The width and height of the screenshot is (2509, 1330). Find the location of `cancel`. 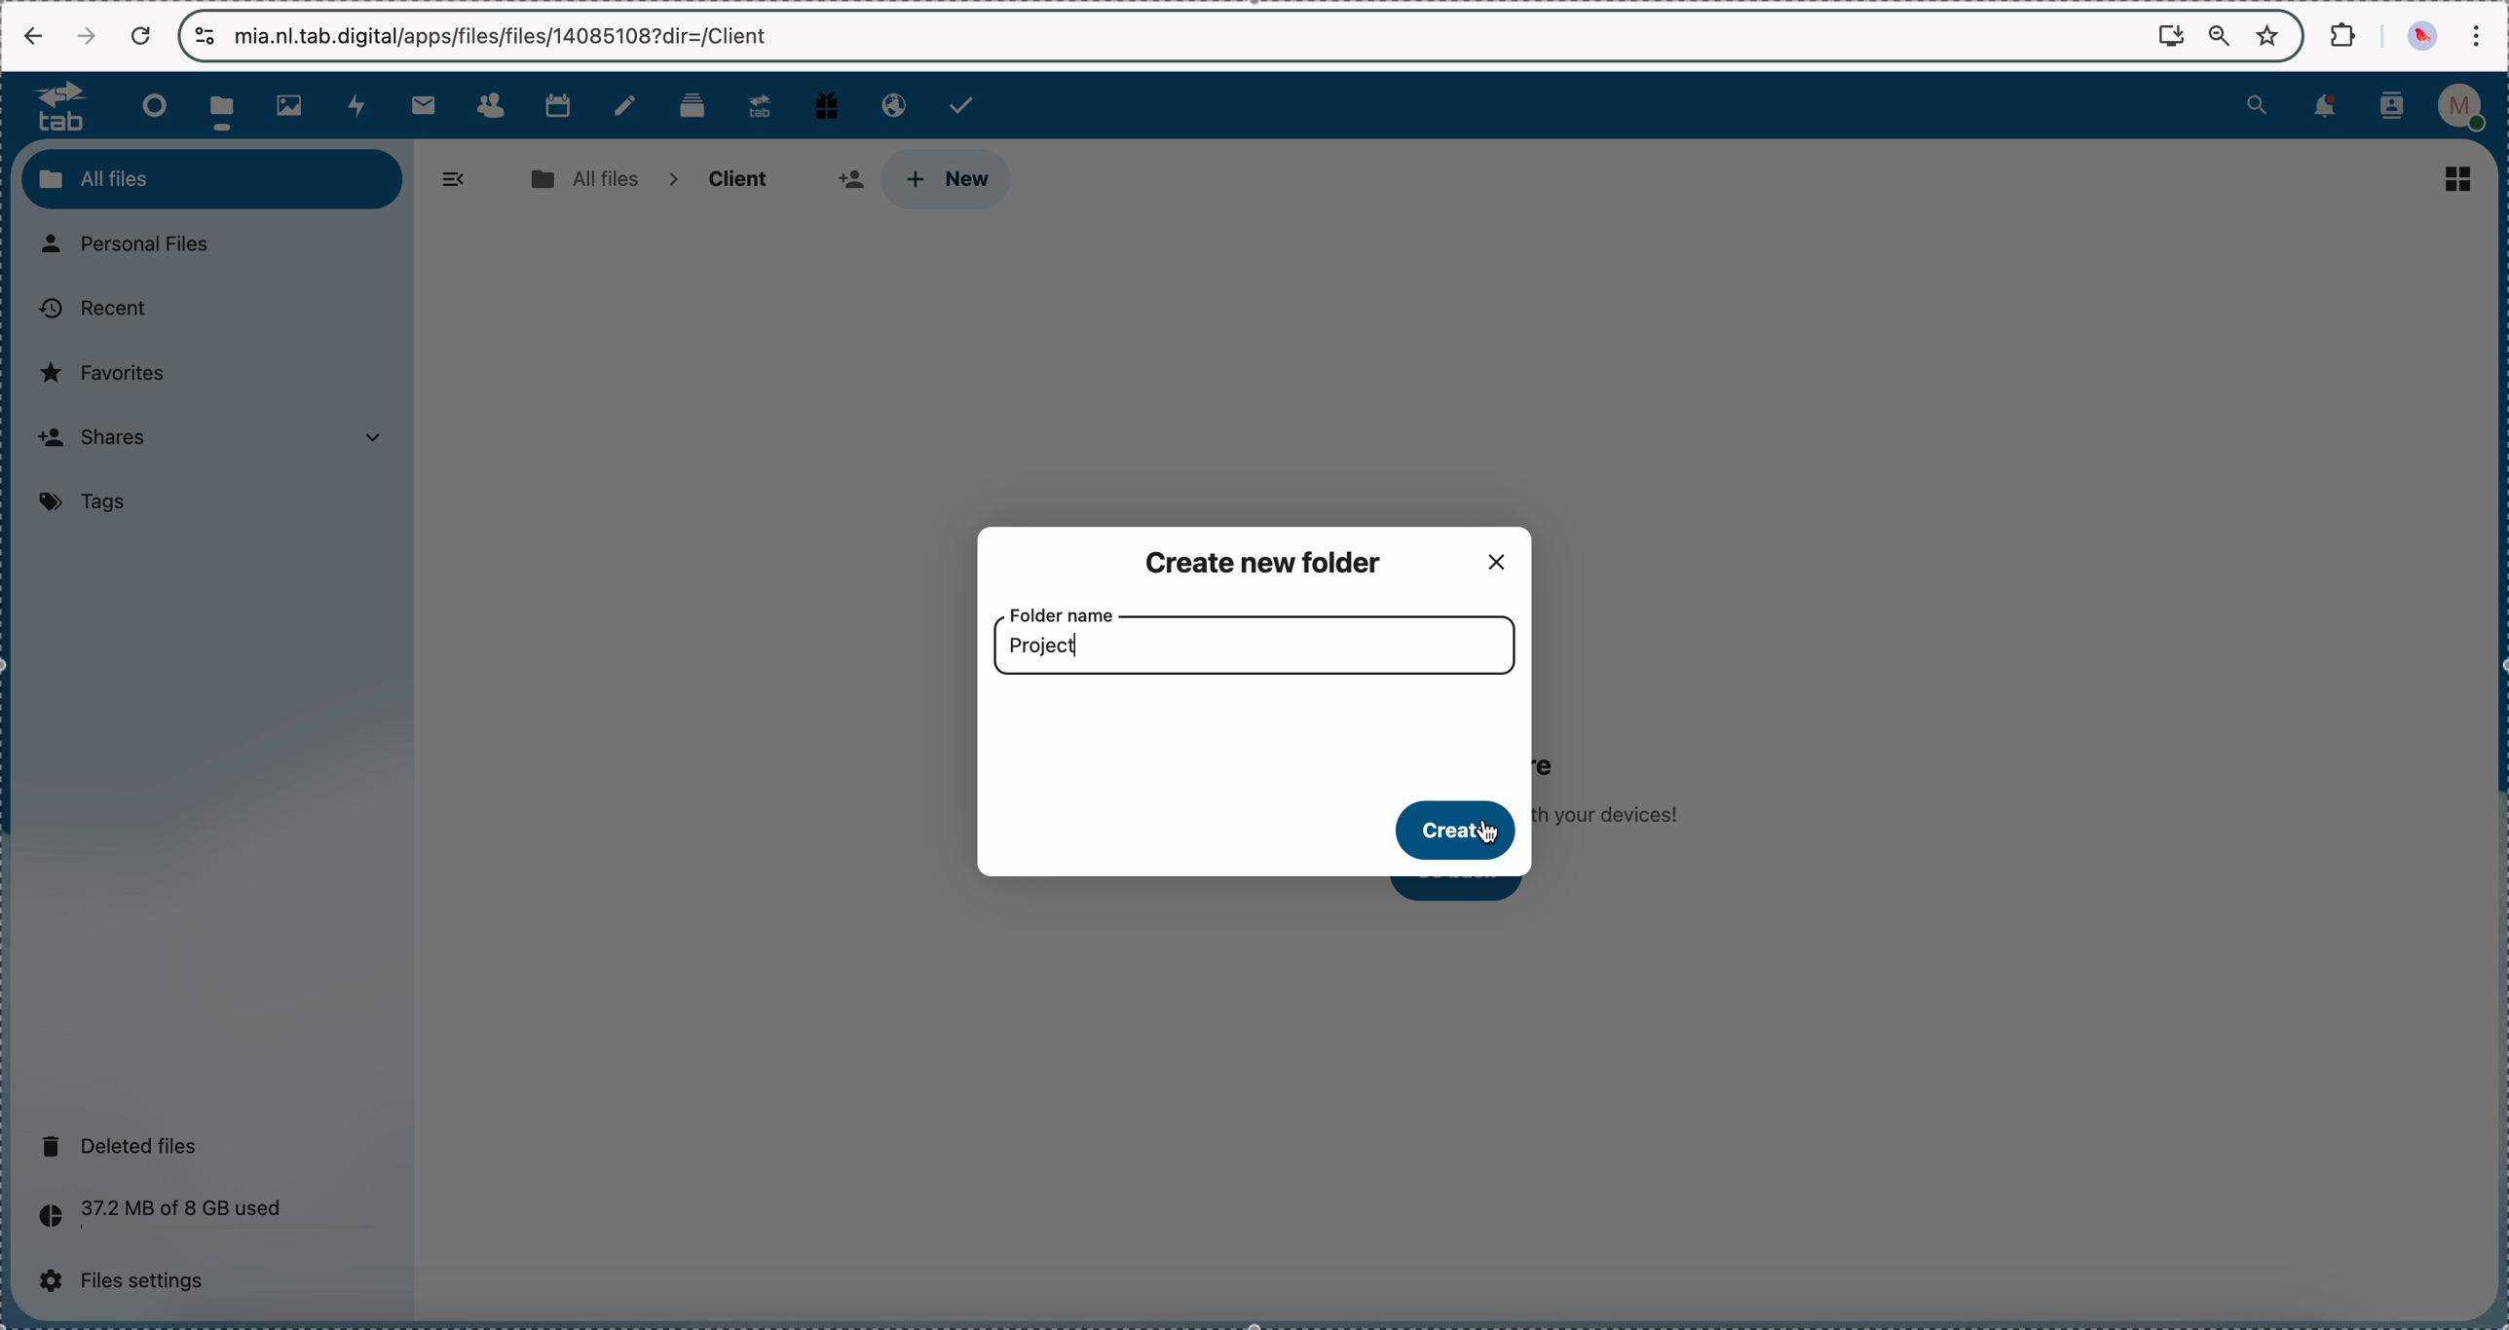

cancel is located at coordinates (139, 37).